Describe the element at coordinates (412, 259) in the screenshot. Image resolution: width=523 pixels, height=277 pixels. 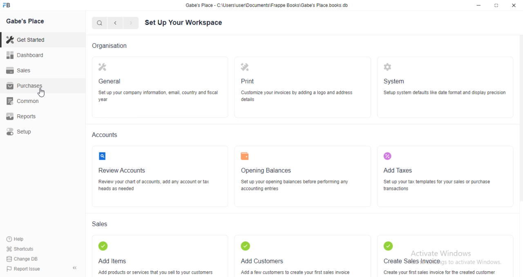
I see `Create Sales Invoice.` at that location.